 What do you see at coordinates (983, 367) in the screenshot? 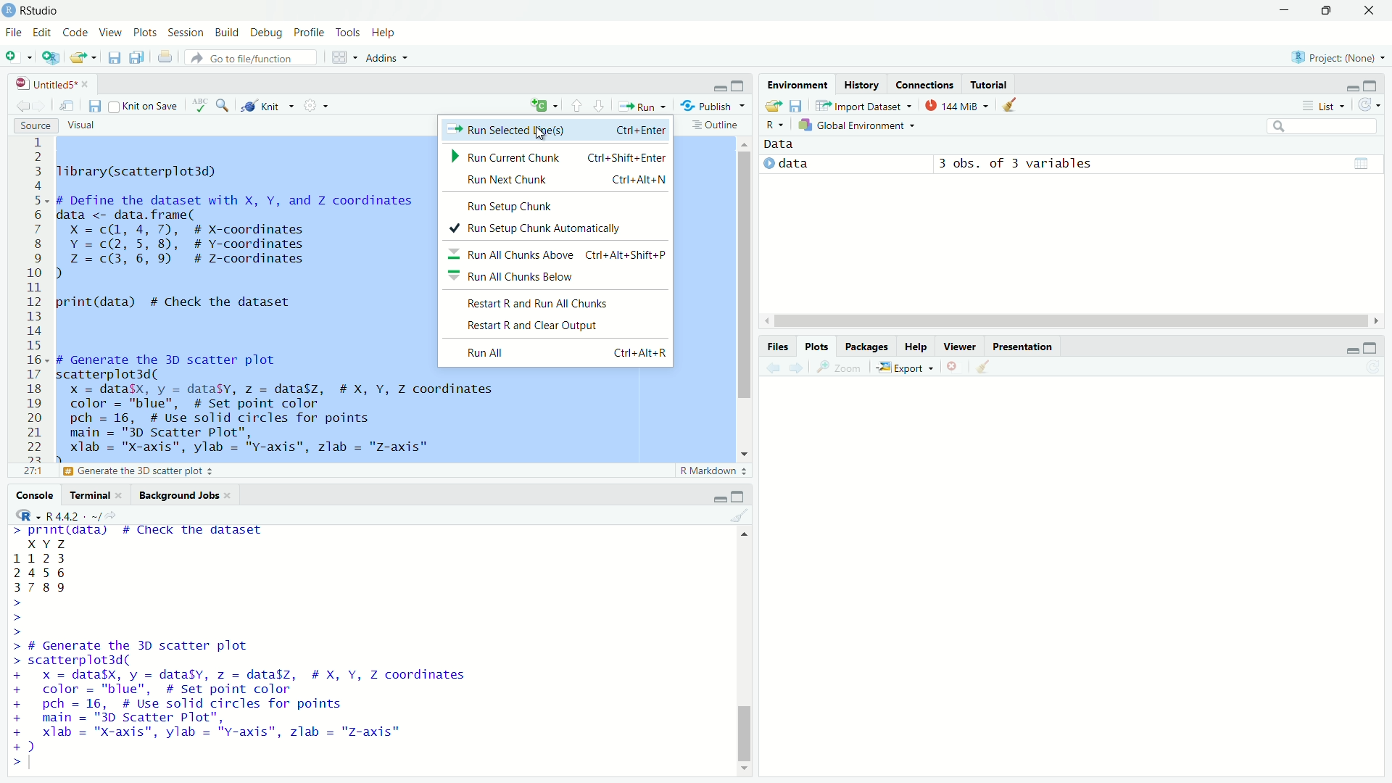
I see `clear all plots` at bounding box center [983, 367].